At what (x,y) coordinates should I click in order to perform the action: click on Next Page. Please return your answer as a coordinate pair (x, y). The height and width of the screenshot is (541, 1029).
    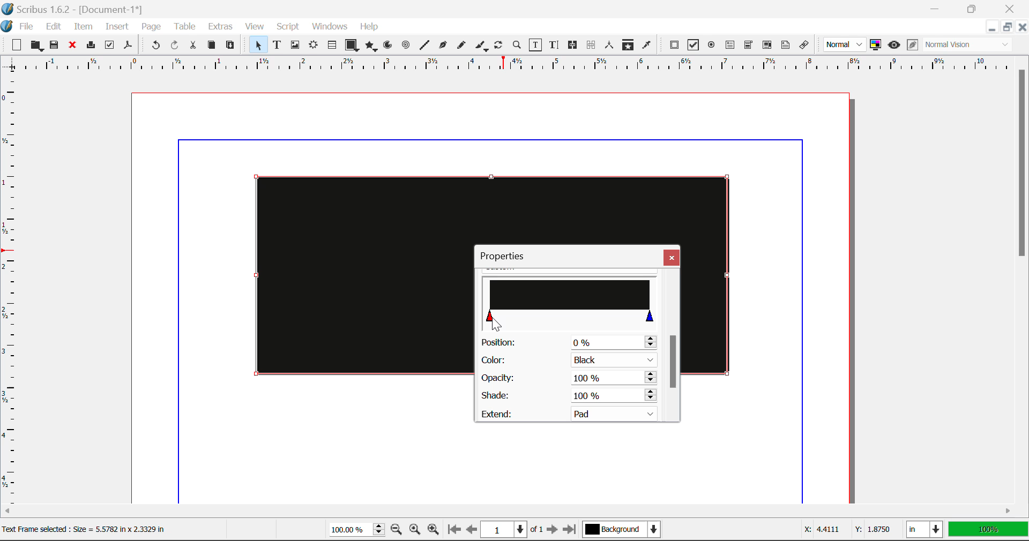
    Looking at the image, I should click on (552, 530).